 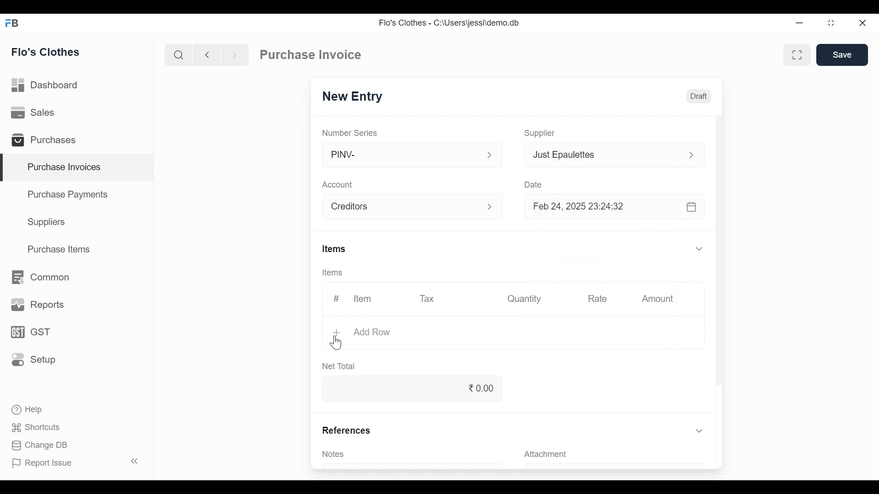 I want to click on Items, so click(x=334, y=248).